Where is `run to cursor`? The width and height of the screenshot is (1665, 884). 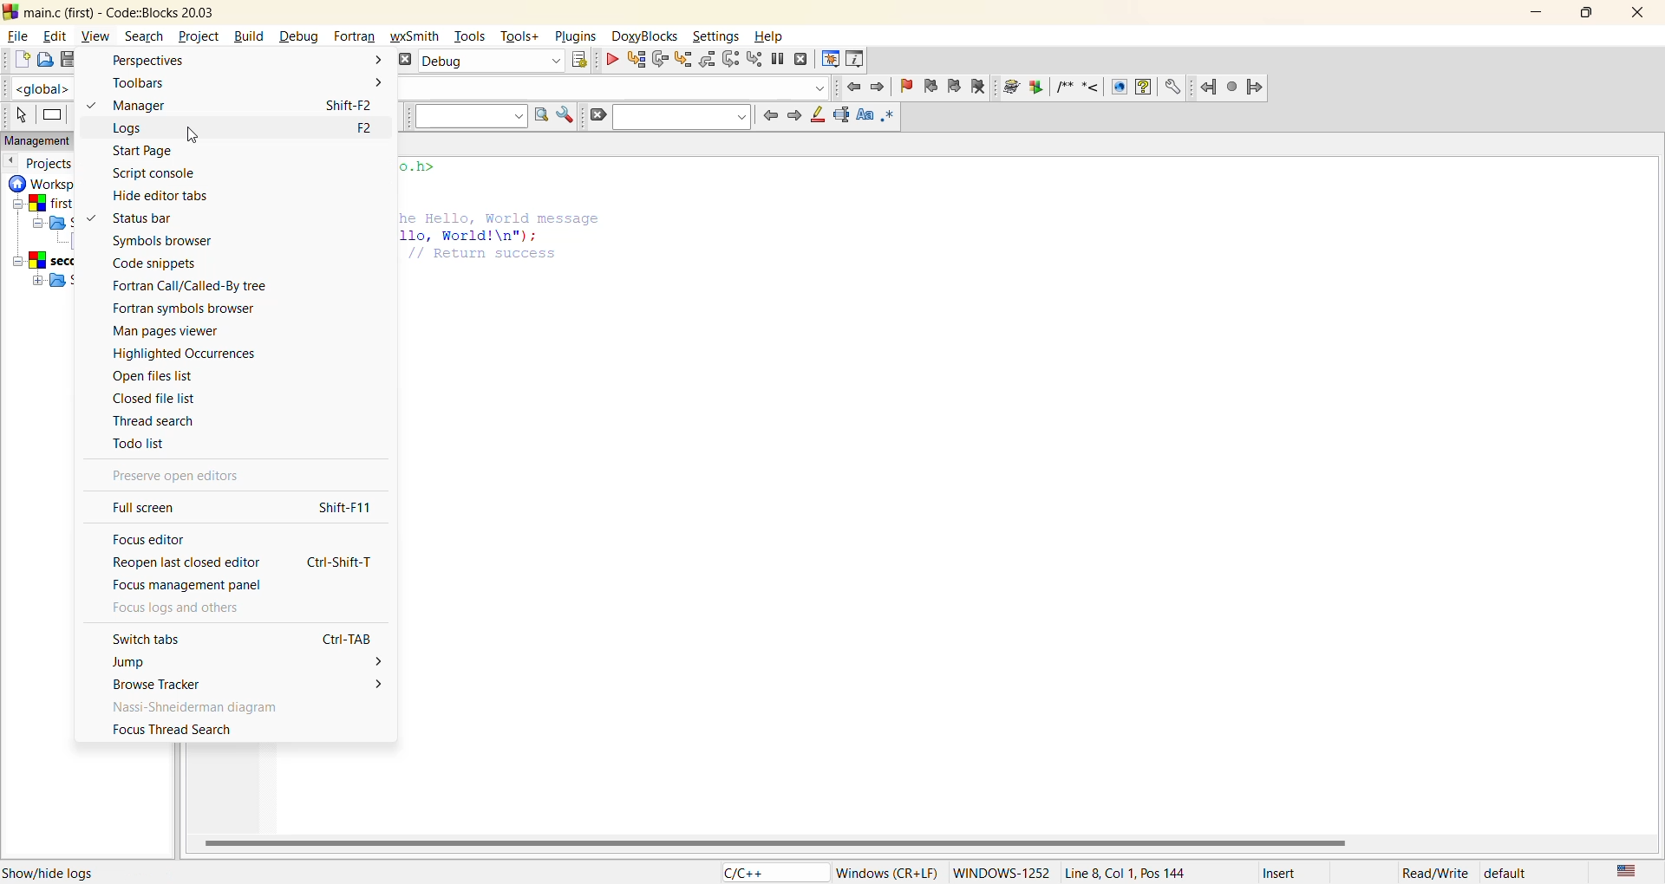
run to cursor is located at coordinates (633, 61).